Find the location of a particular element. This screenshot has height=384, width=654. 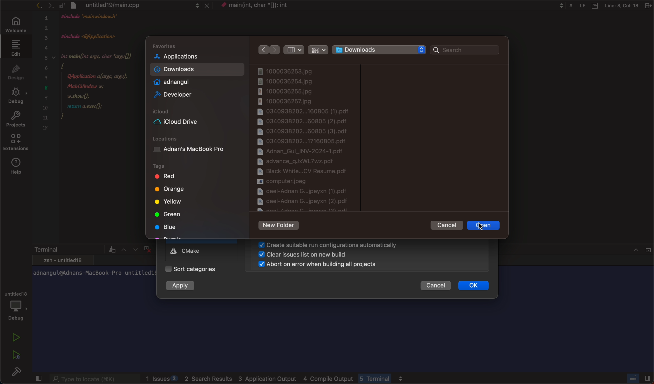

cmake is located at coordinates (188, 250).